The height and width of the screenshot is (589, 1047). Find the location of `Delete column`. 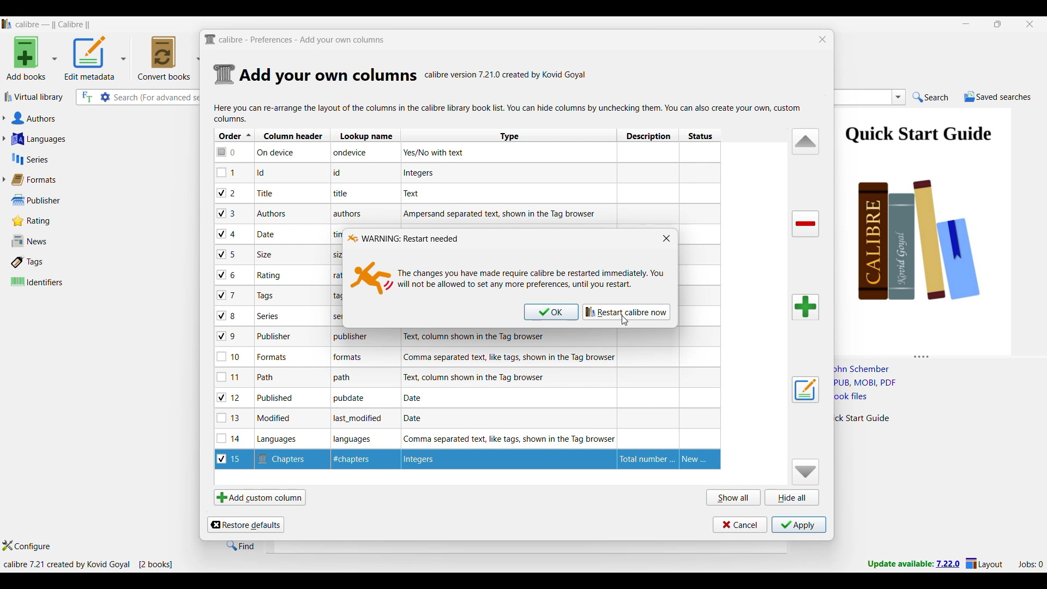

Delete column is located at coordinates (806, 224).